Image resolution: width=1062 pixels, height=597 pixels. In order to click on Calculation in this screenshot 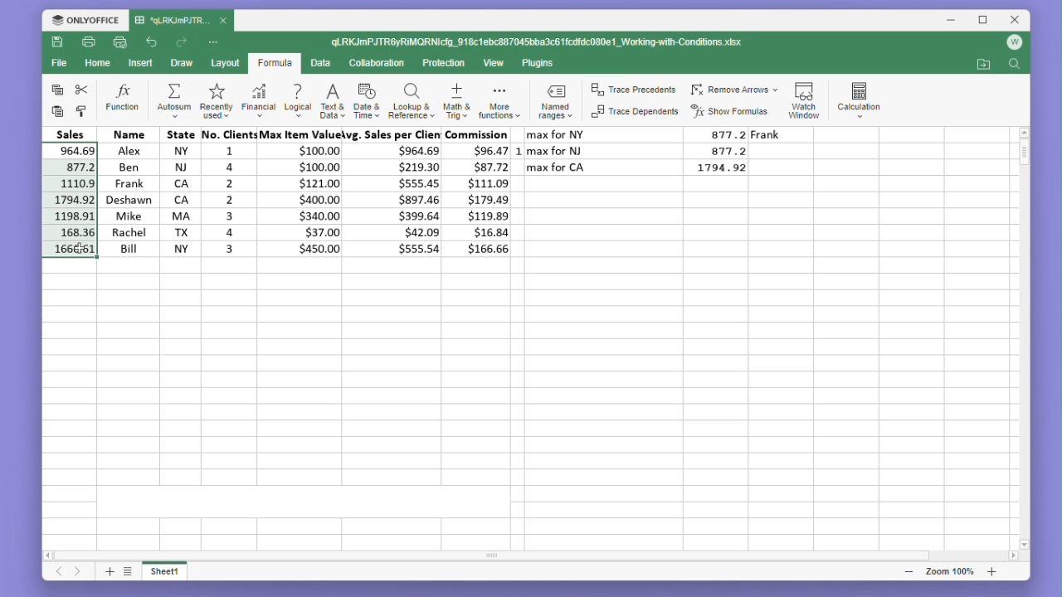, I will do `click(860, 97)`.